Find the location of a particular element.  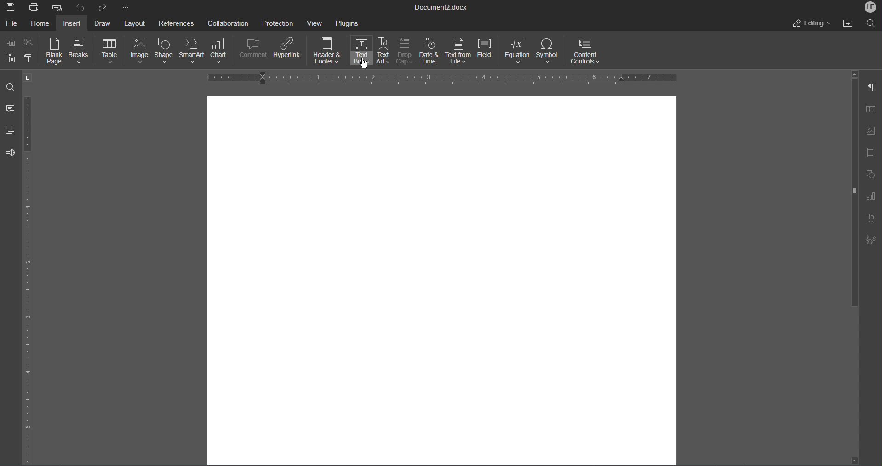

Comment is located at coordinates (253, 51).